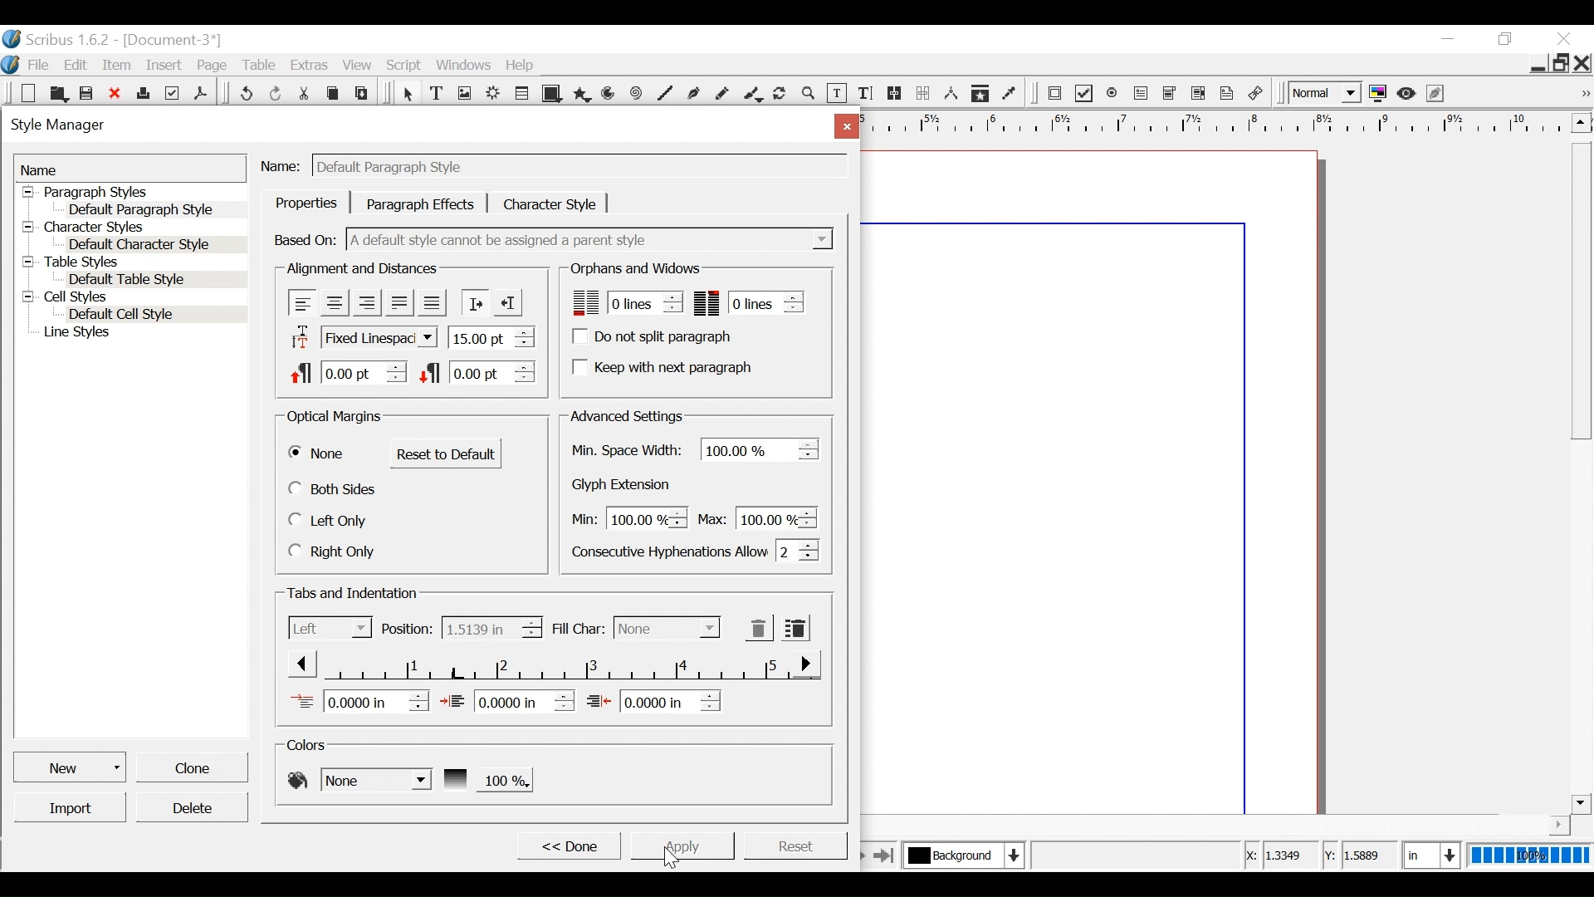  Describe the element at coordinates (1054, 92) in the screenshot. I see `PDF Push Button` at that location.